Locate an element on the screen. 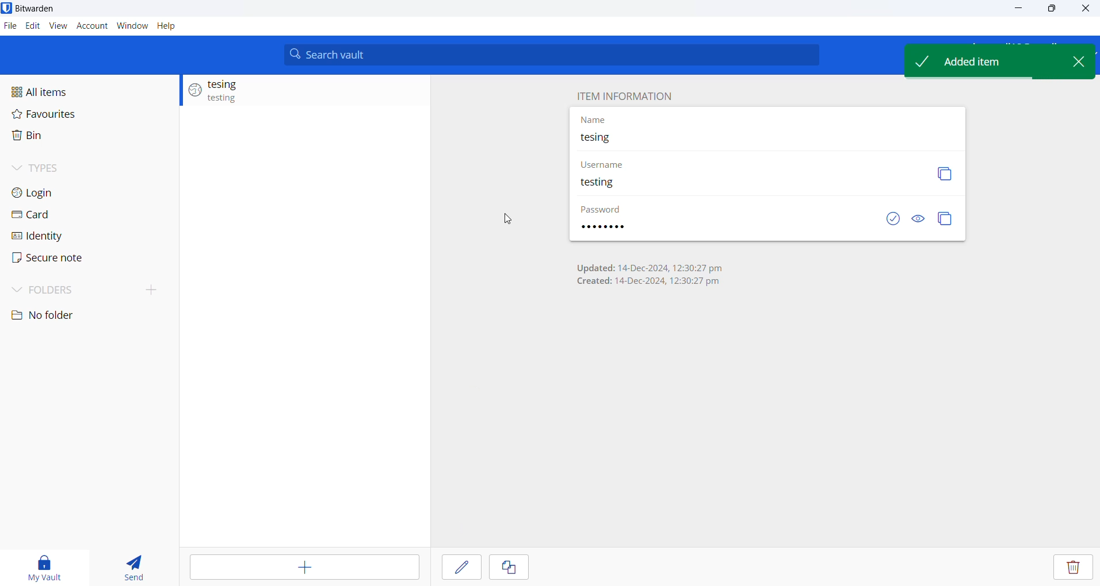 Image resolution: width=1100 pixels, height=586 pixels. my vault is located at coordinates (47, 566).